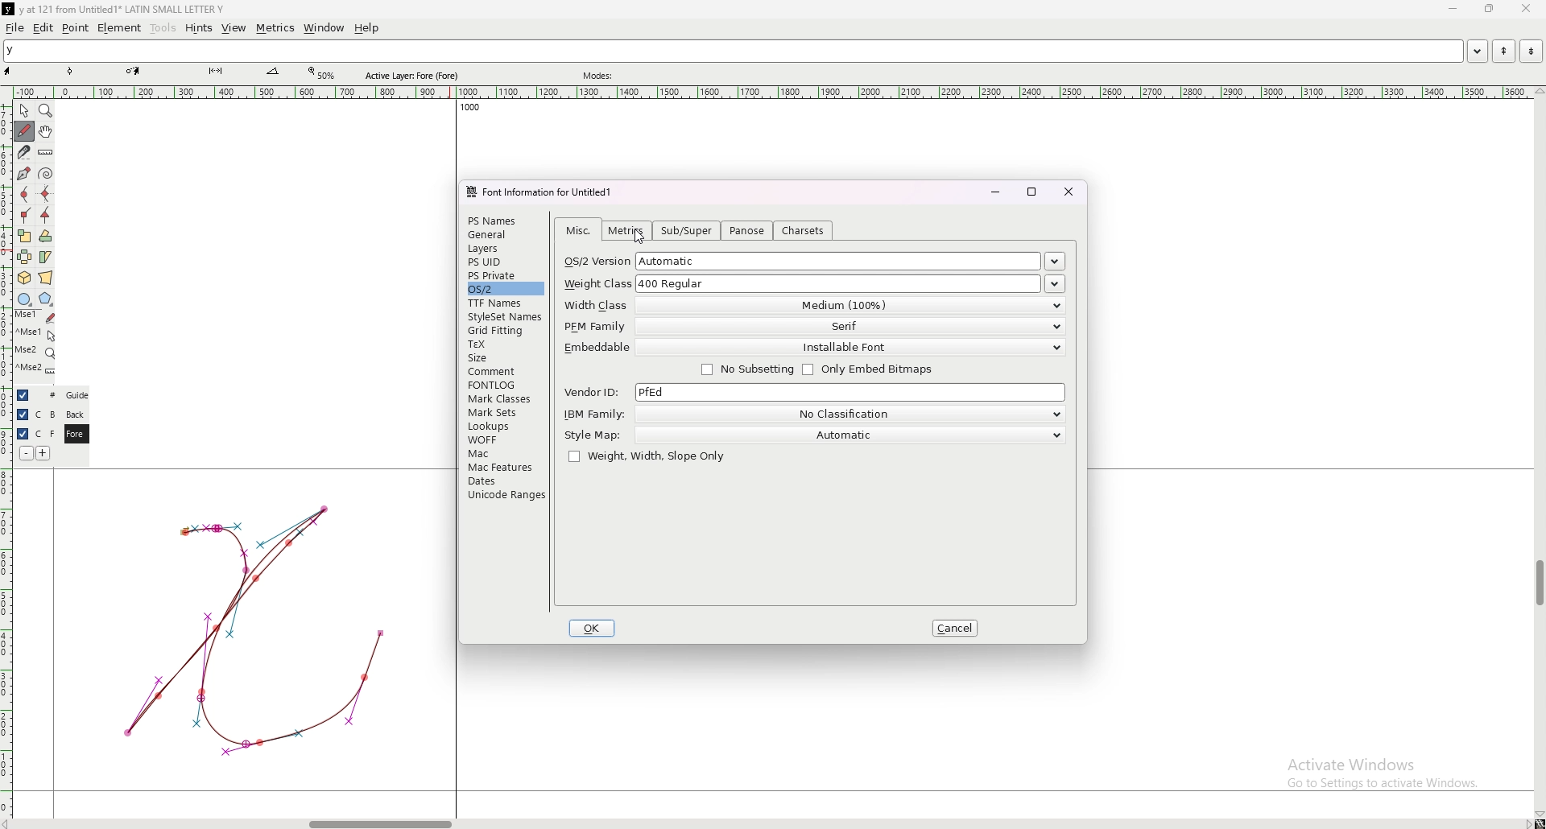  Describe the element at coordinates (23, 172) in the screenshot. I see `add a point, then drag out its control points` at that location.